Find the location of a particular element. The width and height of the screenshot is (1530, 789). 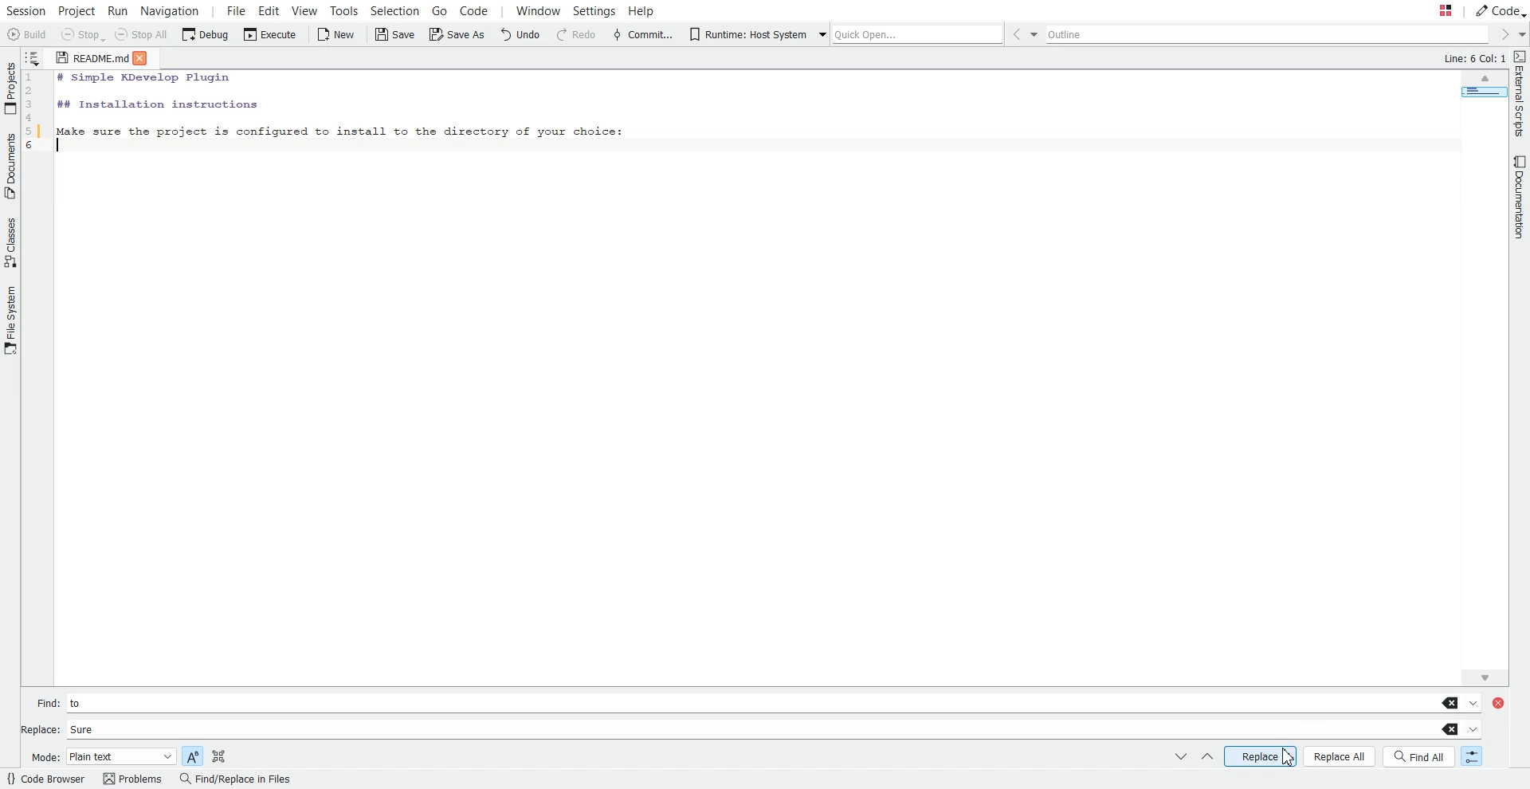

Documentation is located at coordinates (1516, 198).